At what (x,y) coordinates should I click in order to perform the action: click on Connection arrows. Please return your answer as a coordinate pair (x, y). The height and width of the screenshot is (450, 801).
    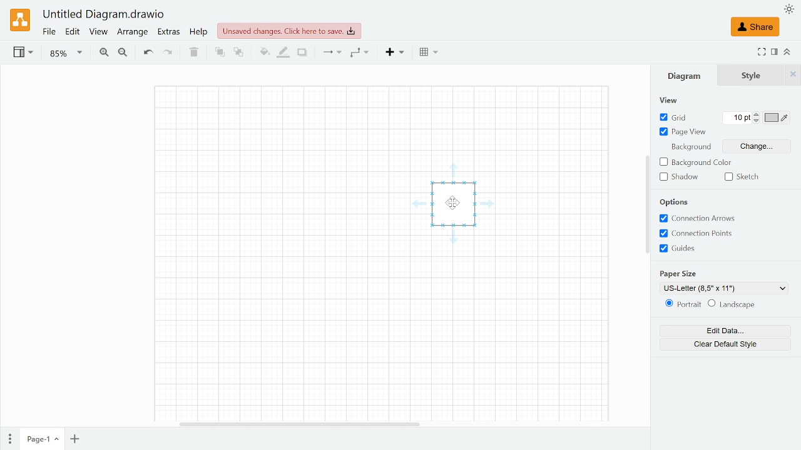
    Looking at the image, I should click on (700, 219).